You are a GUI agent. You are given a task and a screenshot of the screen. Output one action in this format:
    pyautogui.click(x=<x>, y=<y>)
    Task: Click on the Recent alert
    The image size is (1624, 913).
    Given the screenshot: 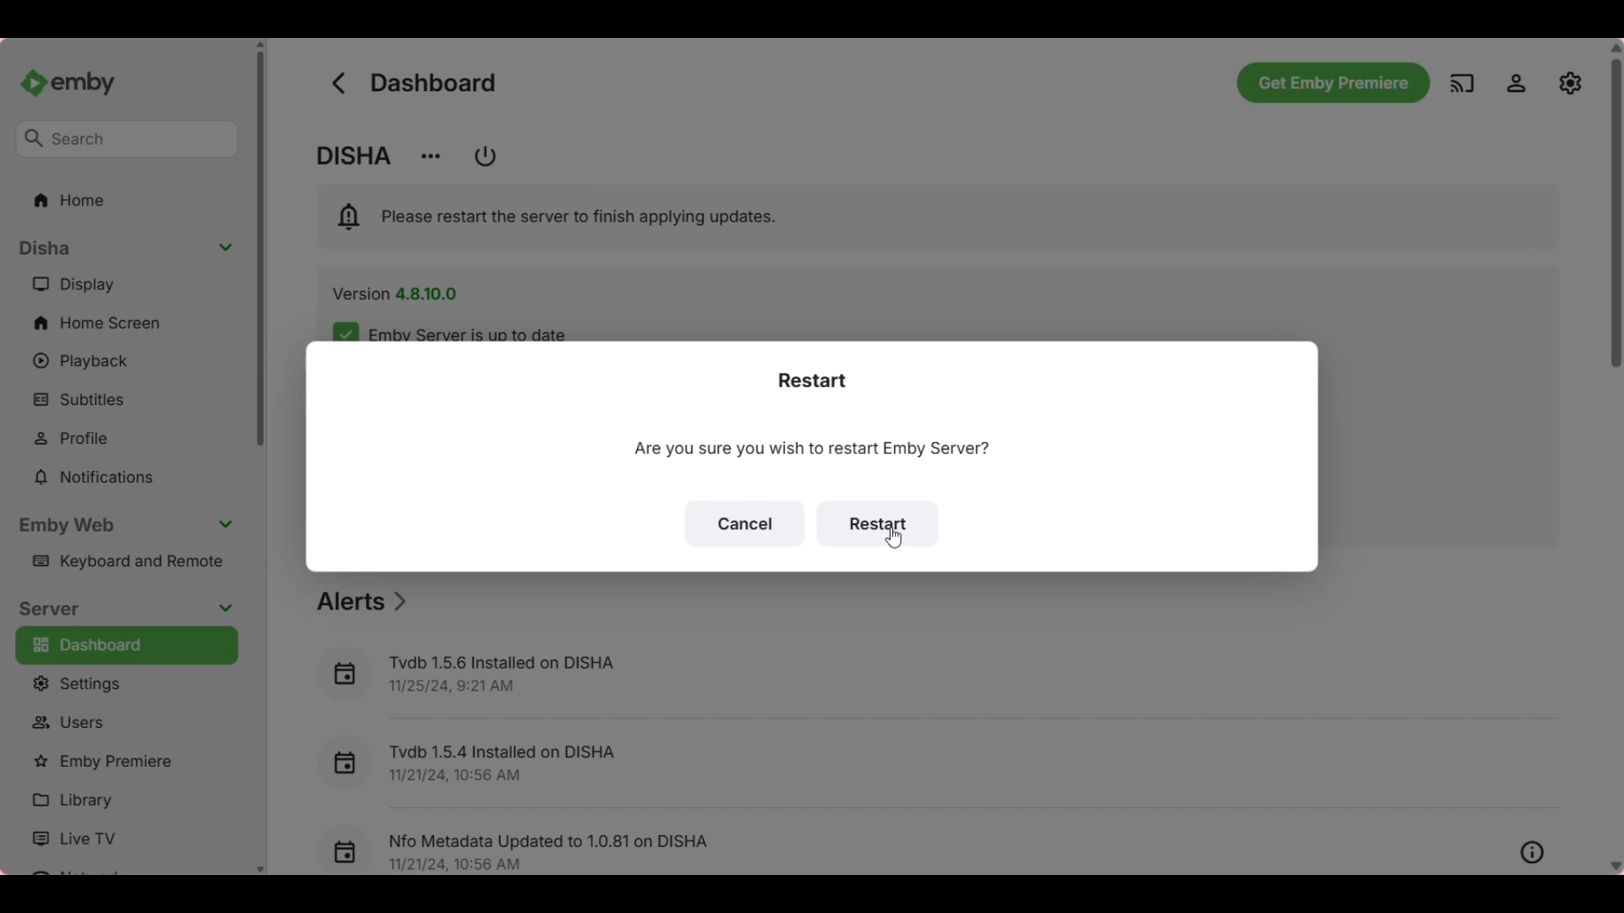 What is the action you would take?
    pyautogui.click(x=936, y=763)
    